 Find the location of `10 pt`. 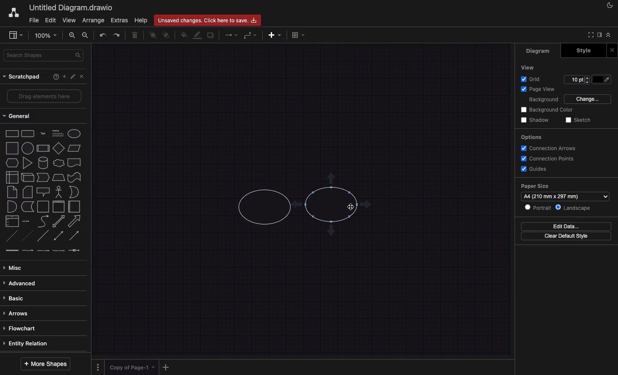

10 pt is located at coordinates (577, 80).